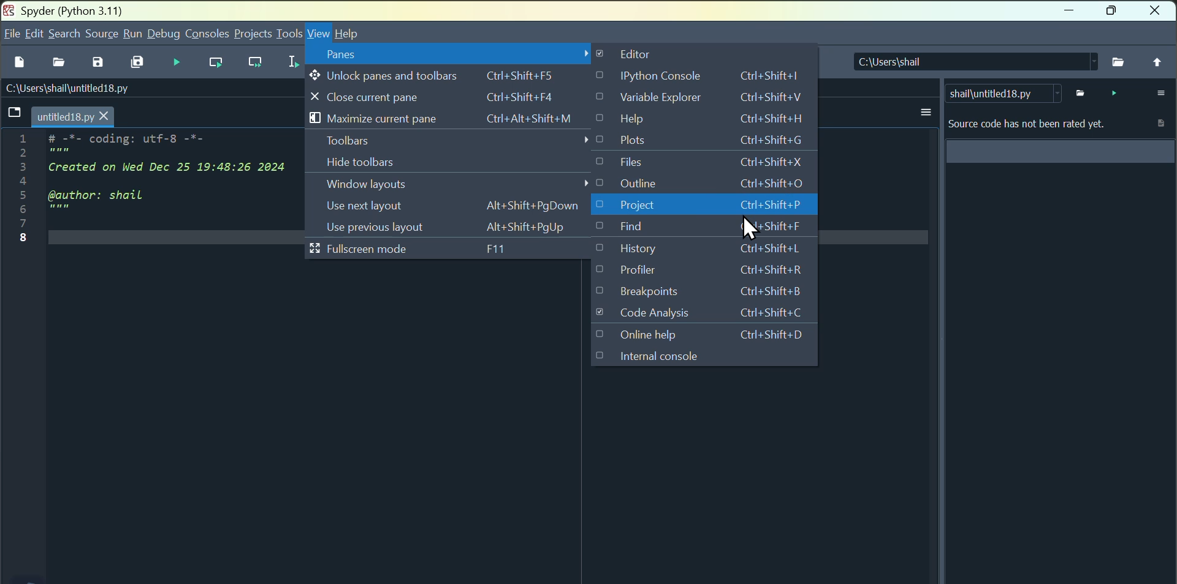 The width and height of the screenshot is (1177, 584). I want to click on Code analysis, so click(697, 315).